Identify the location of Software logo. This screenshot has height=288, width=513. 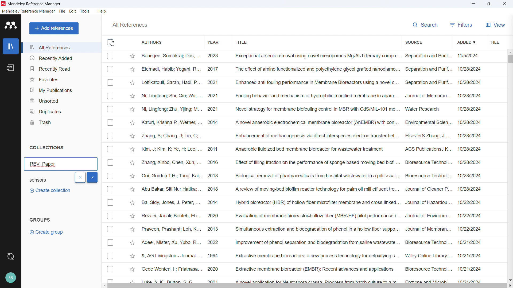
(3, 4).